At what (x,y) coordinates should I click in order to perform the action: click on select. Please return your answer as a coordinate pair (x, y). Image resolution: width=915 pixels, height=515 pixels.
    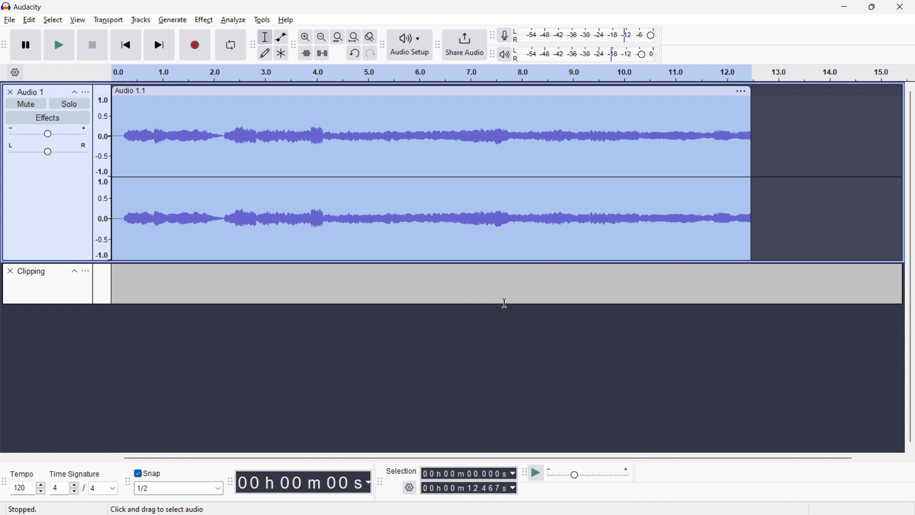
    Looking at the image, I should click on (53, 20).